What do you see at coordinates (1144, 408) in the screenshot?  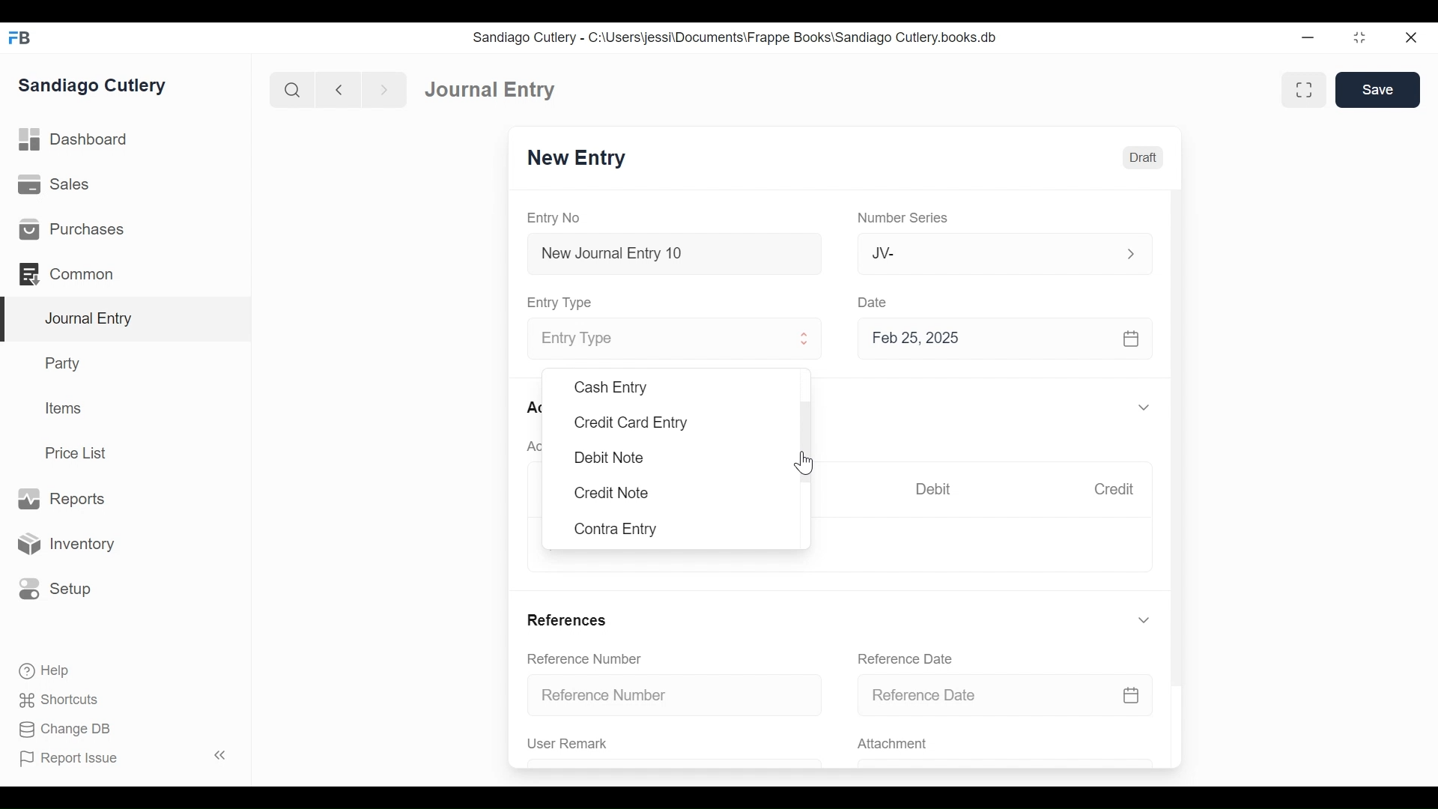 I see `Expand` at bounding box center [1144, 408].